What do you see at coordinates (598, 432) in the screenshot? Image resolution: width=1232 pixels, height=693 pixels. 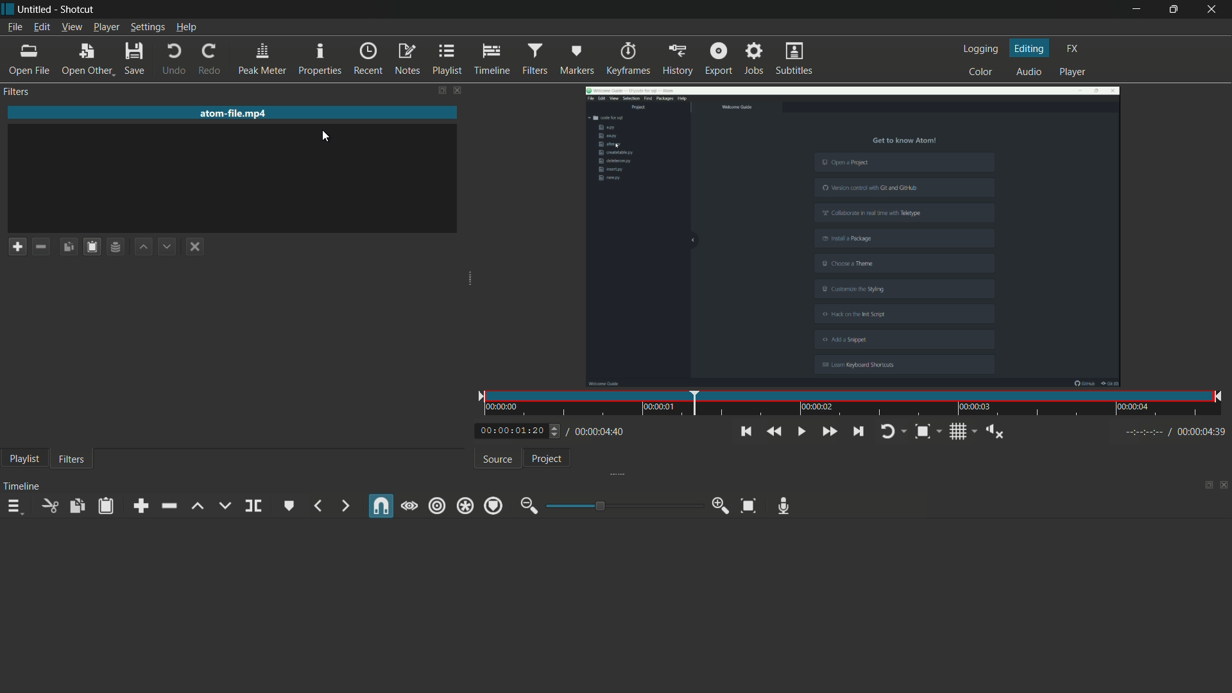 I see `total time` at bounding box center [598, 432].